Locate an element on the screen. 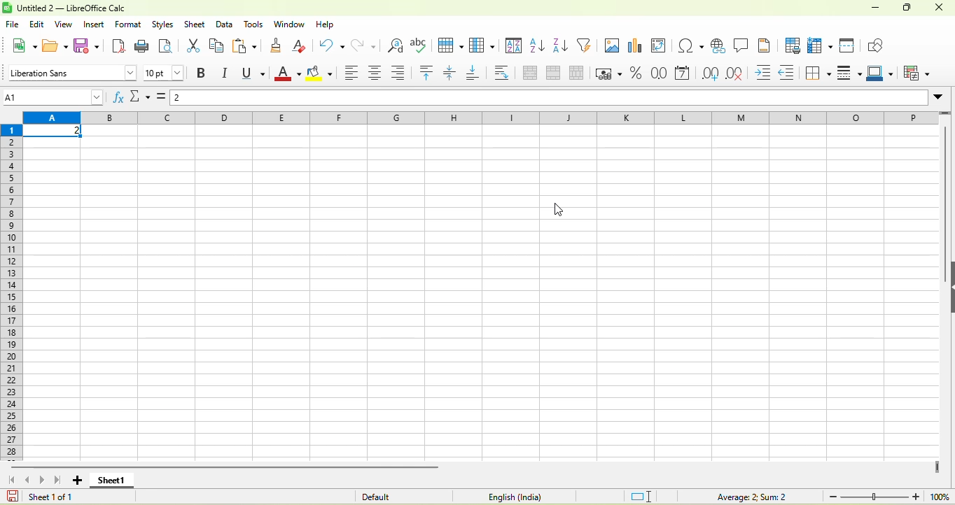 The height and width of the screenshot is (505, 955). formula is located at coordinates (748, 496).